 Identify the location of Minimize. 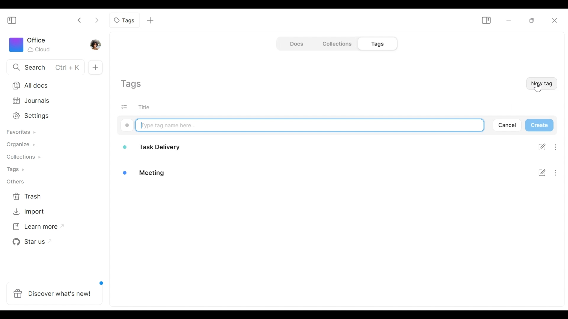
(509, 21).